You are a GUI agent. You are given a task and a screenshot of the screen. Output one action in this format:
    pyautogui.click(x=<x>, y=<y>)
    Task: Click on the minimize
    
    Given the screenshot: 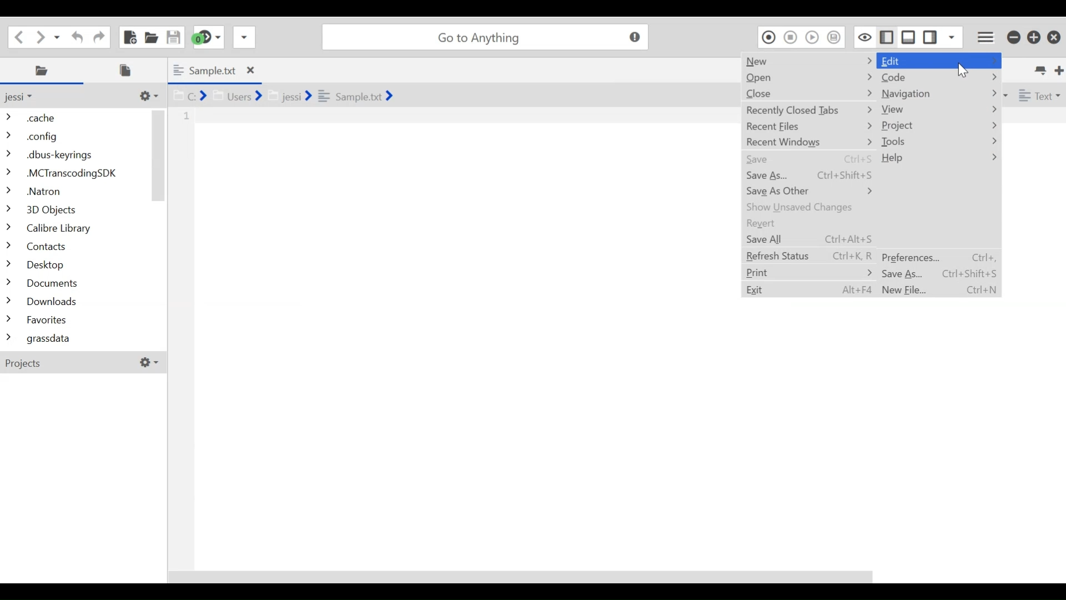 What is the action you would take?
    pyautogui.click(x=1013, y=37)
    